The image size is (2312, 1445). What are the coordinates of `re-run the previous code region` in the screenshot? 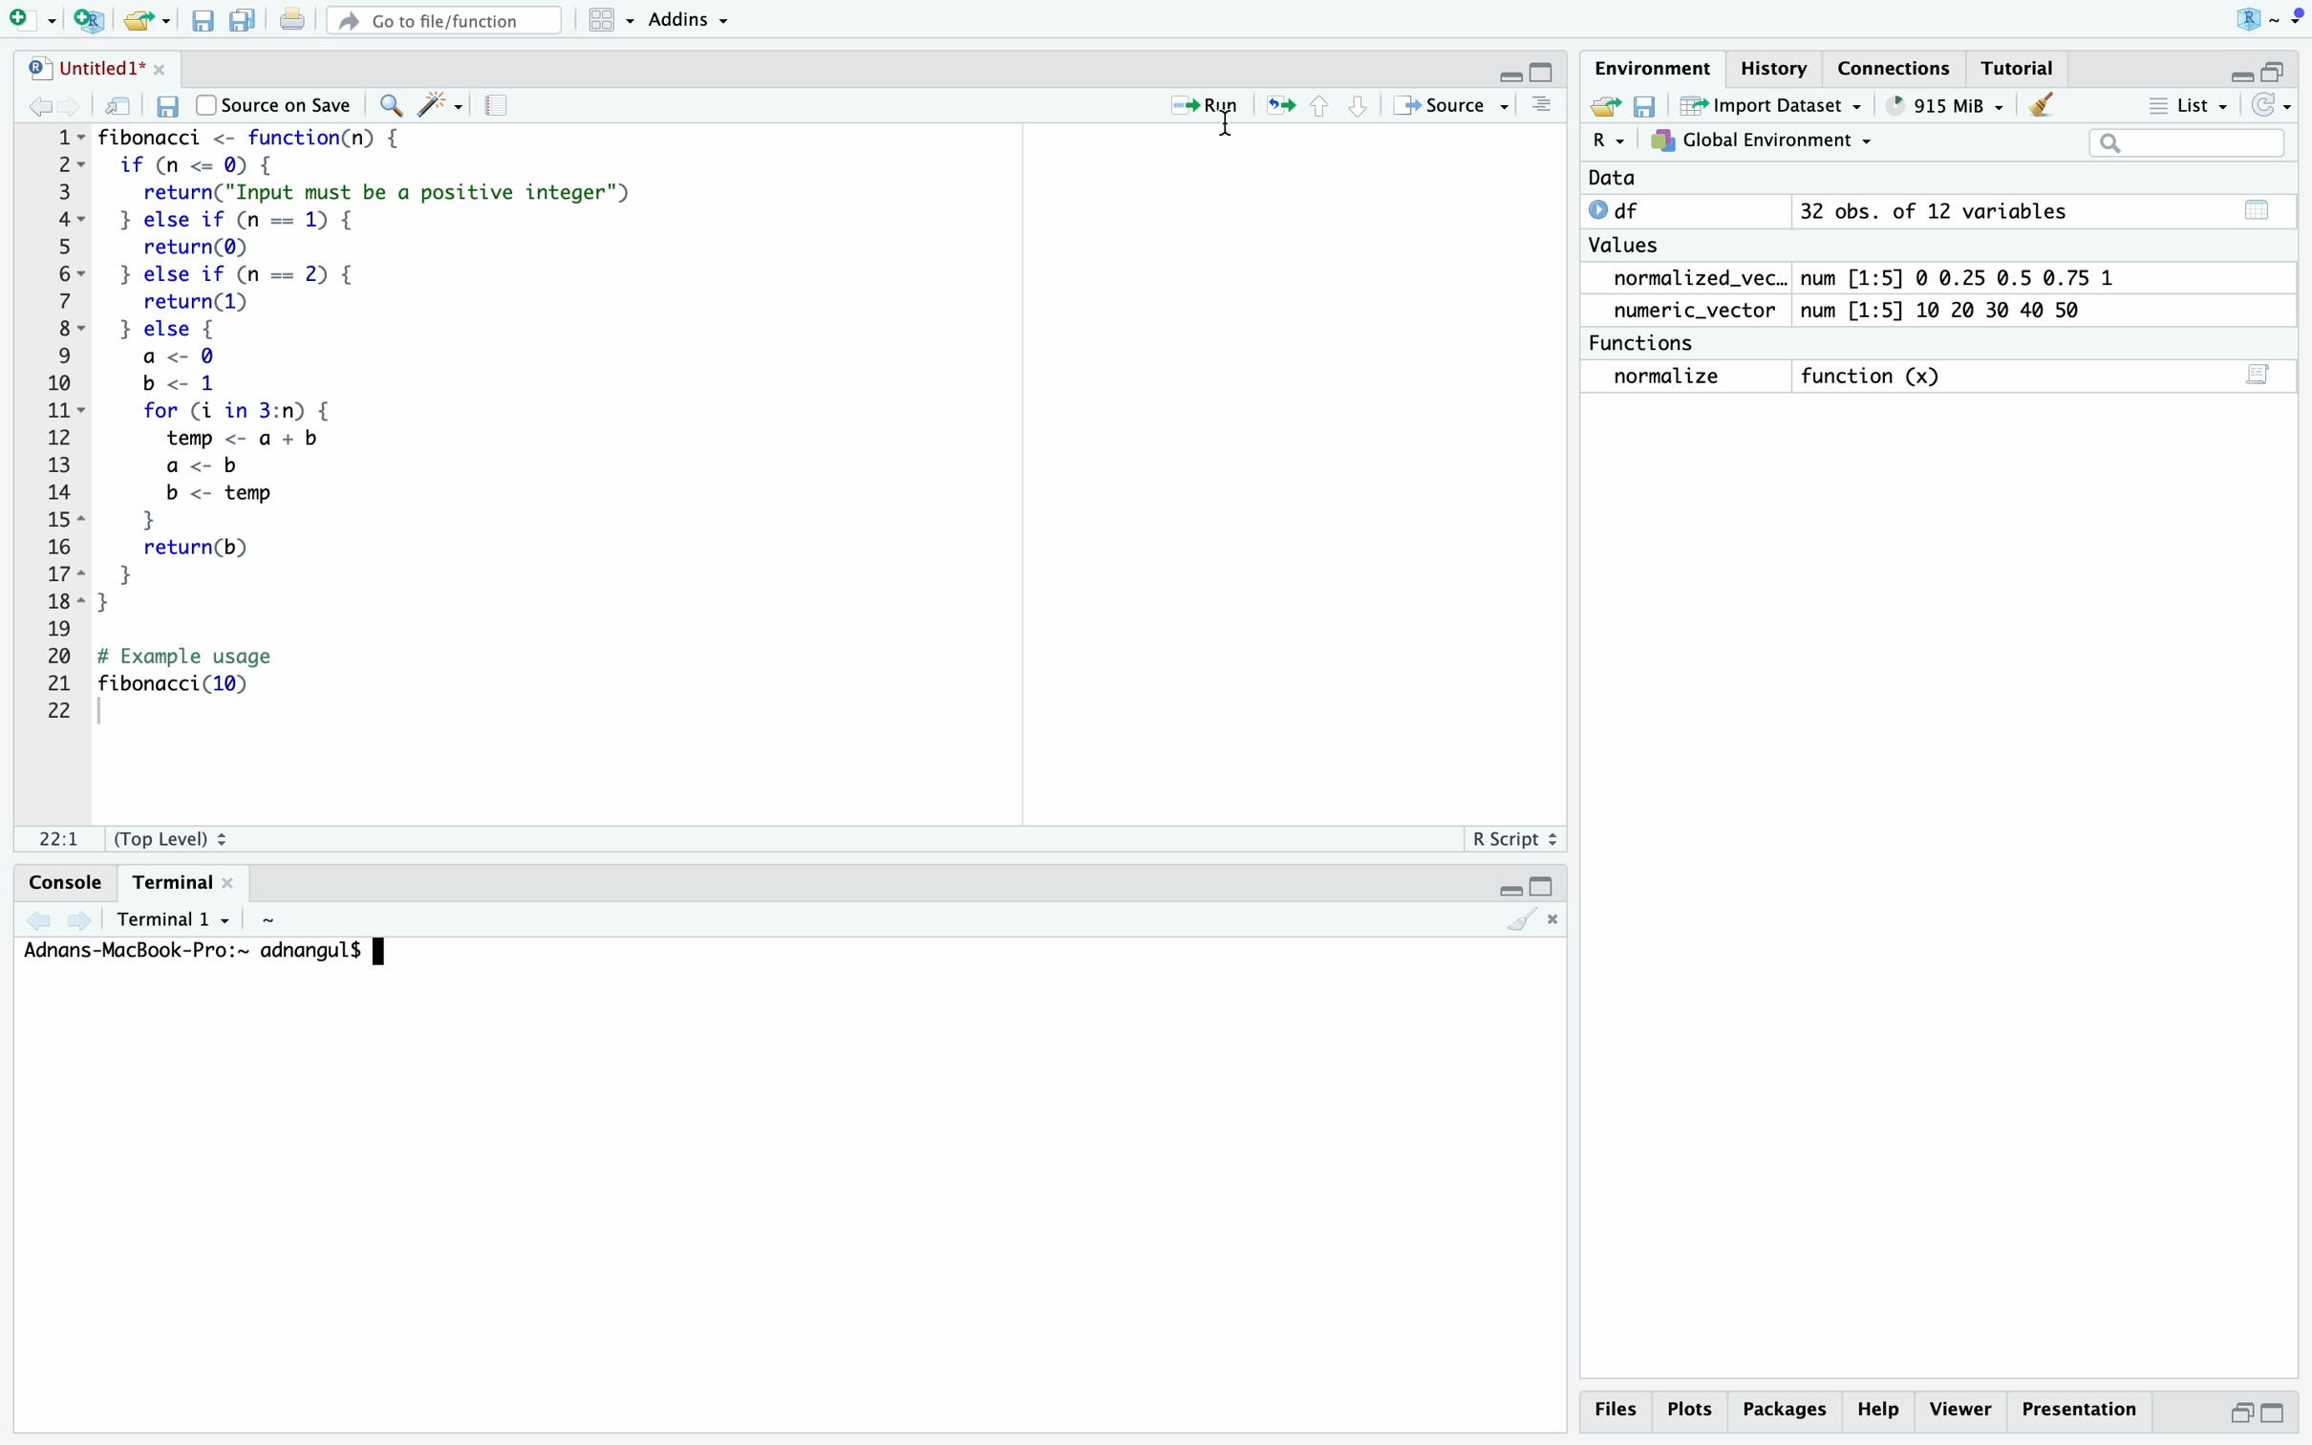 It's located at (1278, 103).